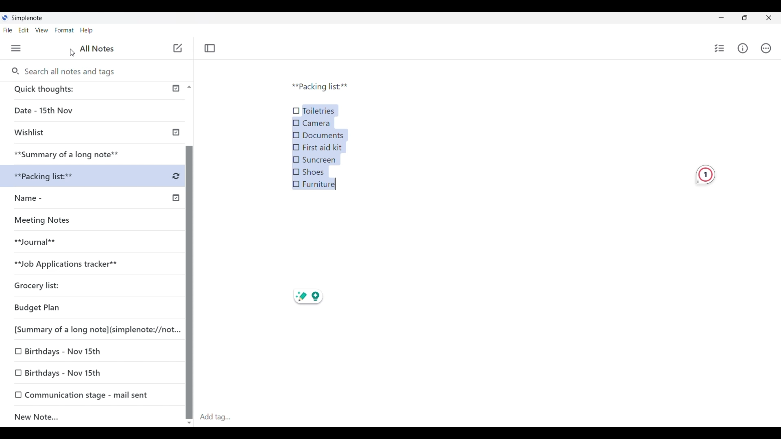  Describe the element at coordinates (69, 133) in the screenshot. I see `Wishlist` at that location.